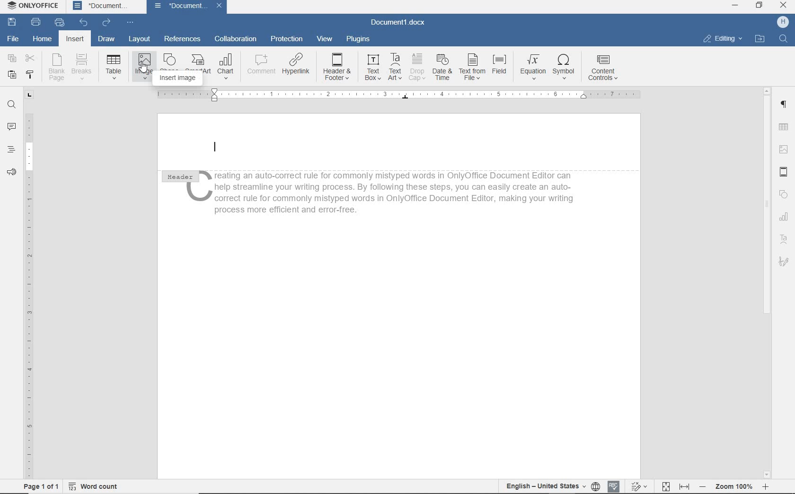 The image size is (795, 494). I want to click on HOME, so click(41, 39).